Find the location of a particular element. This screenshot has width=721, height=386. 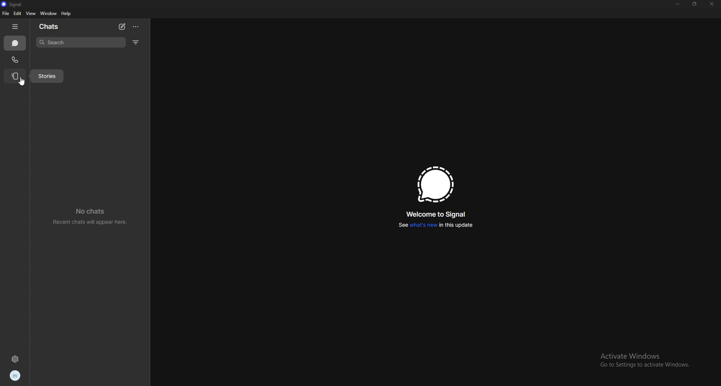

minimize is located at coordinates (678, 4).